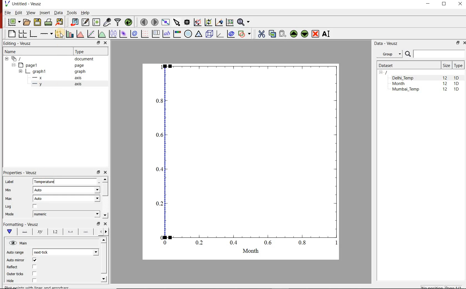 The width and height of the screenshot is (466, 289). What do you see at coordinates (155, 22) in the screenshot?
I see `move to the next page` at bounding box center [155, 22].